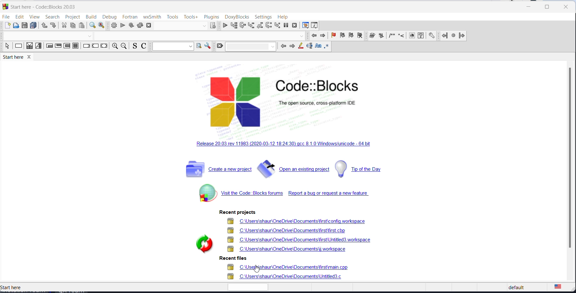 The image size is (576, 293). Describe the element at coordinates (350, 36) in the screenshot. I see `next bookmark` at that location.